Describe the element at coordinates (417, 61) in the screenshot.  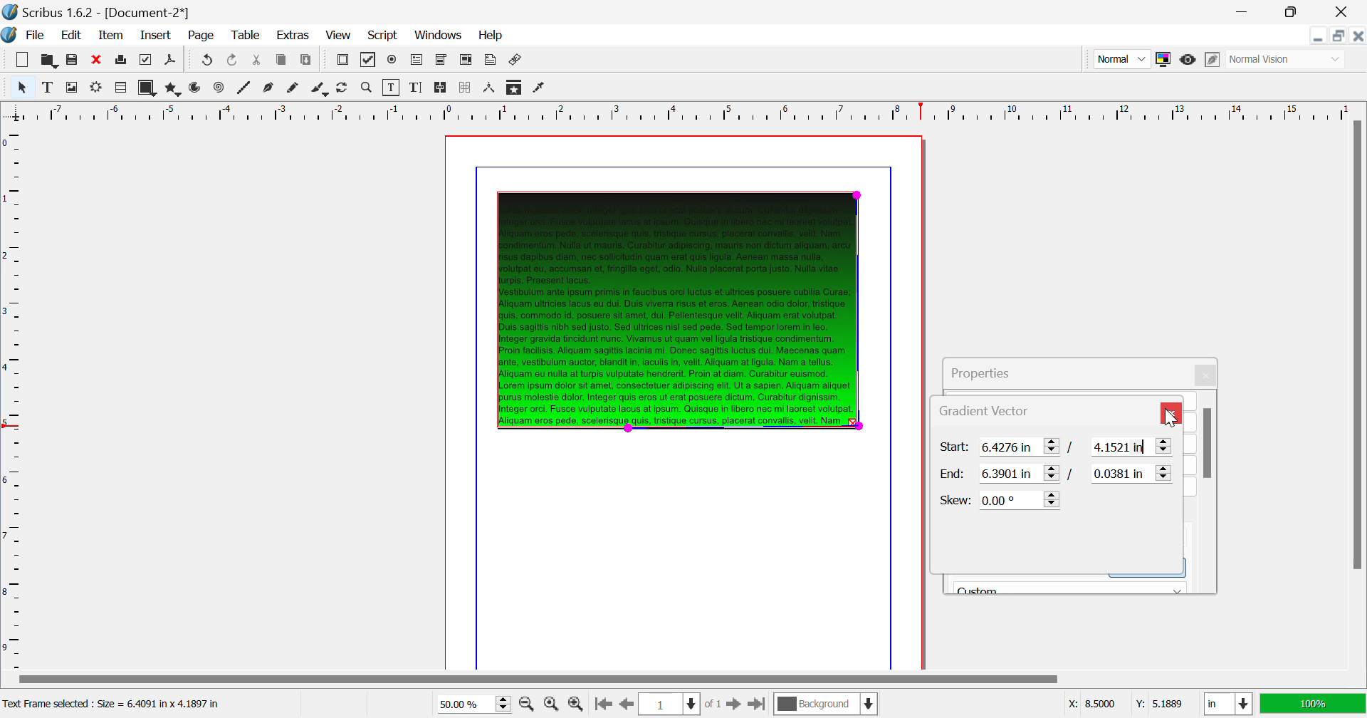
I see `Pdf Text Fields` at that location.